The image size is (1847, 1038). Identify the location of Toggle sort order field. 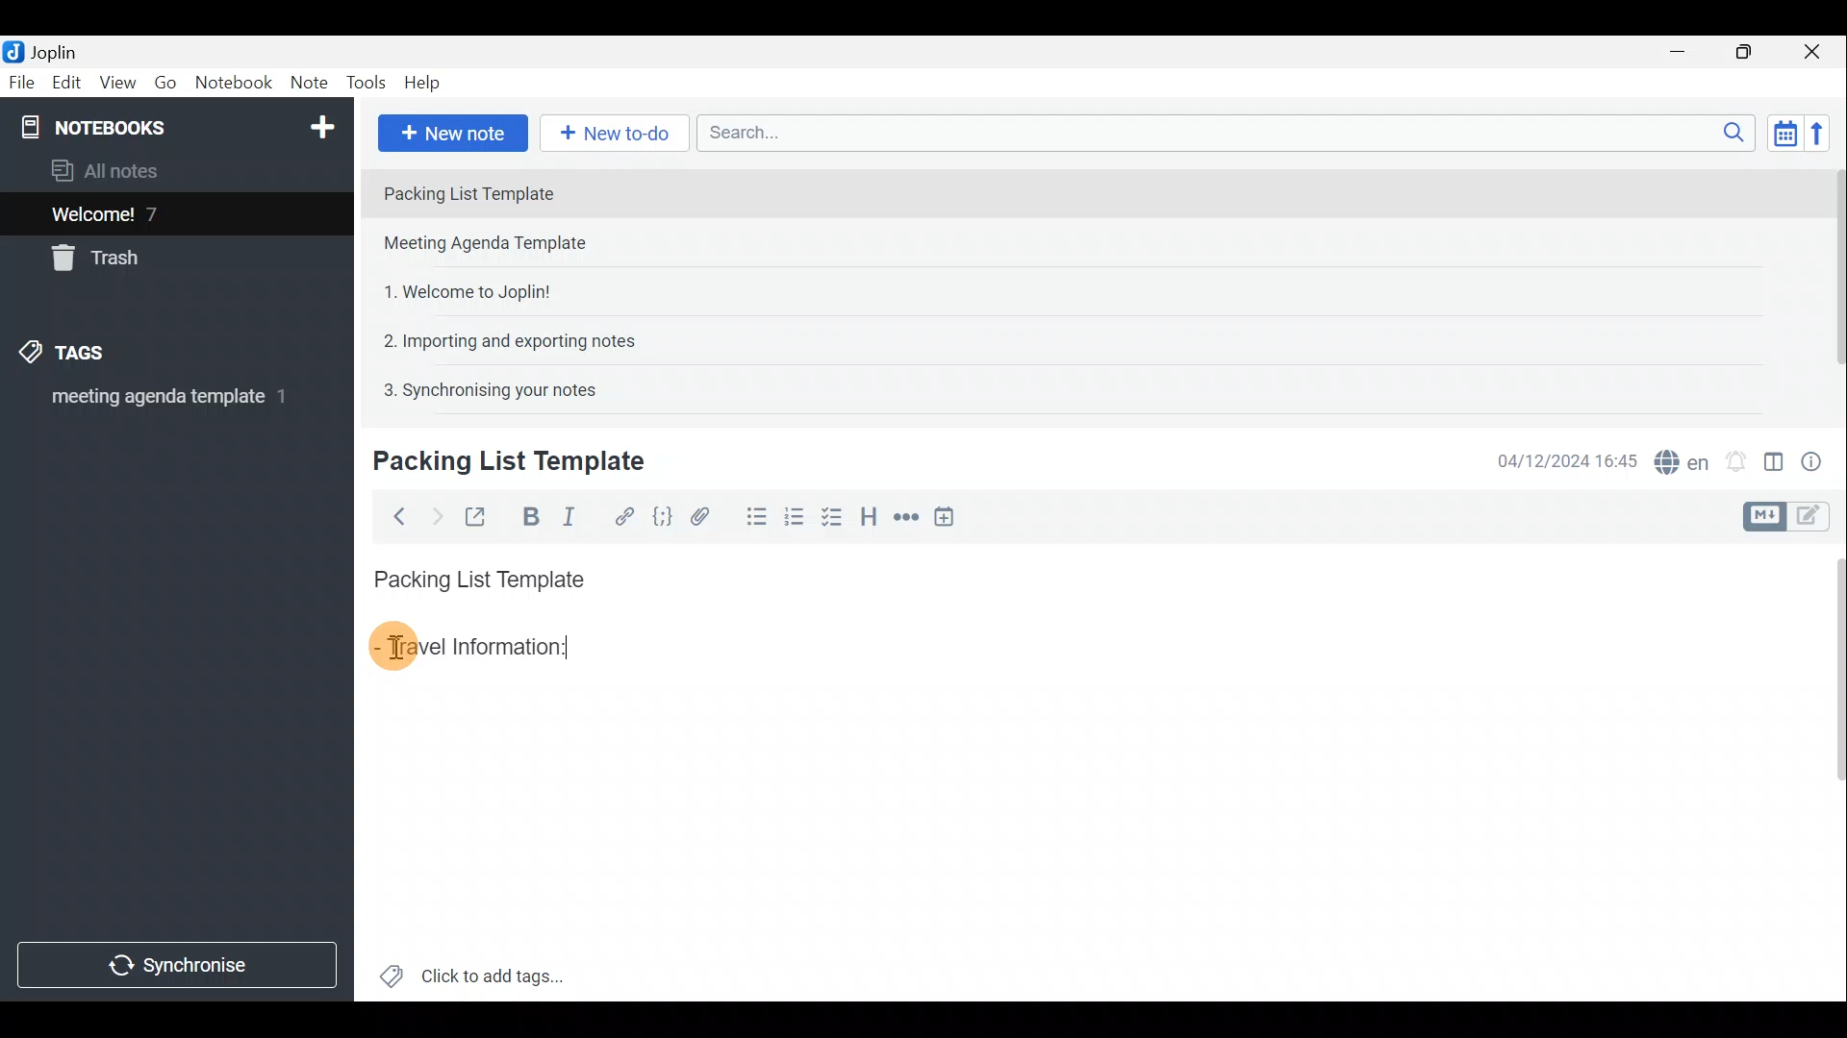
(1779, 133).